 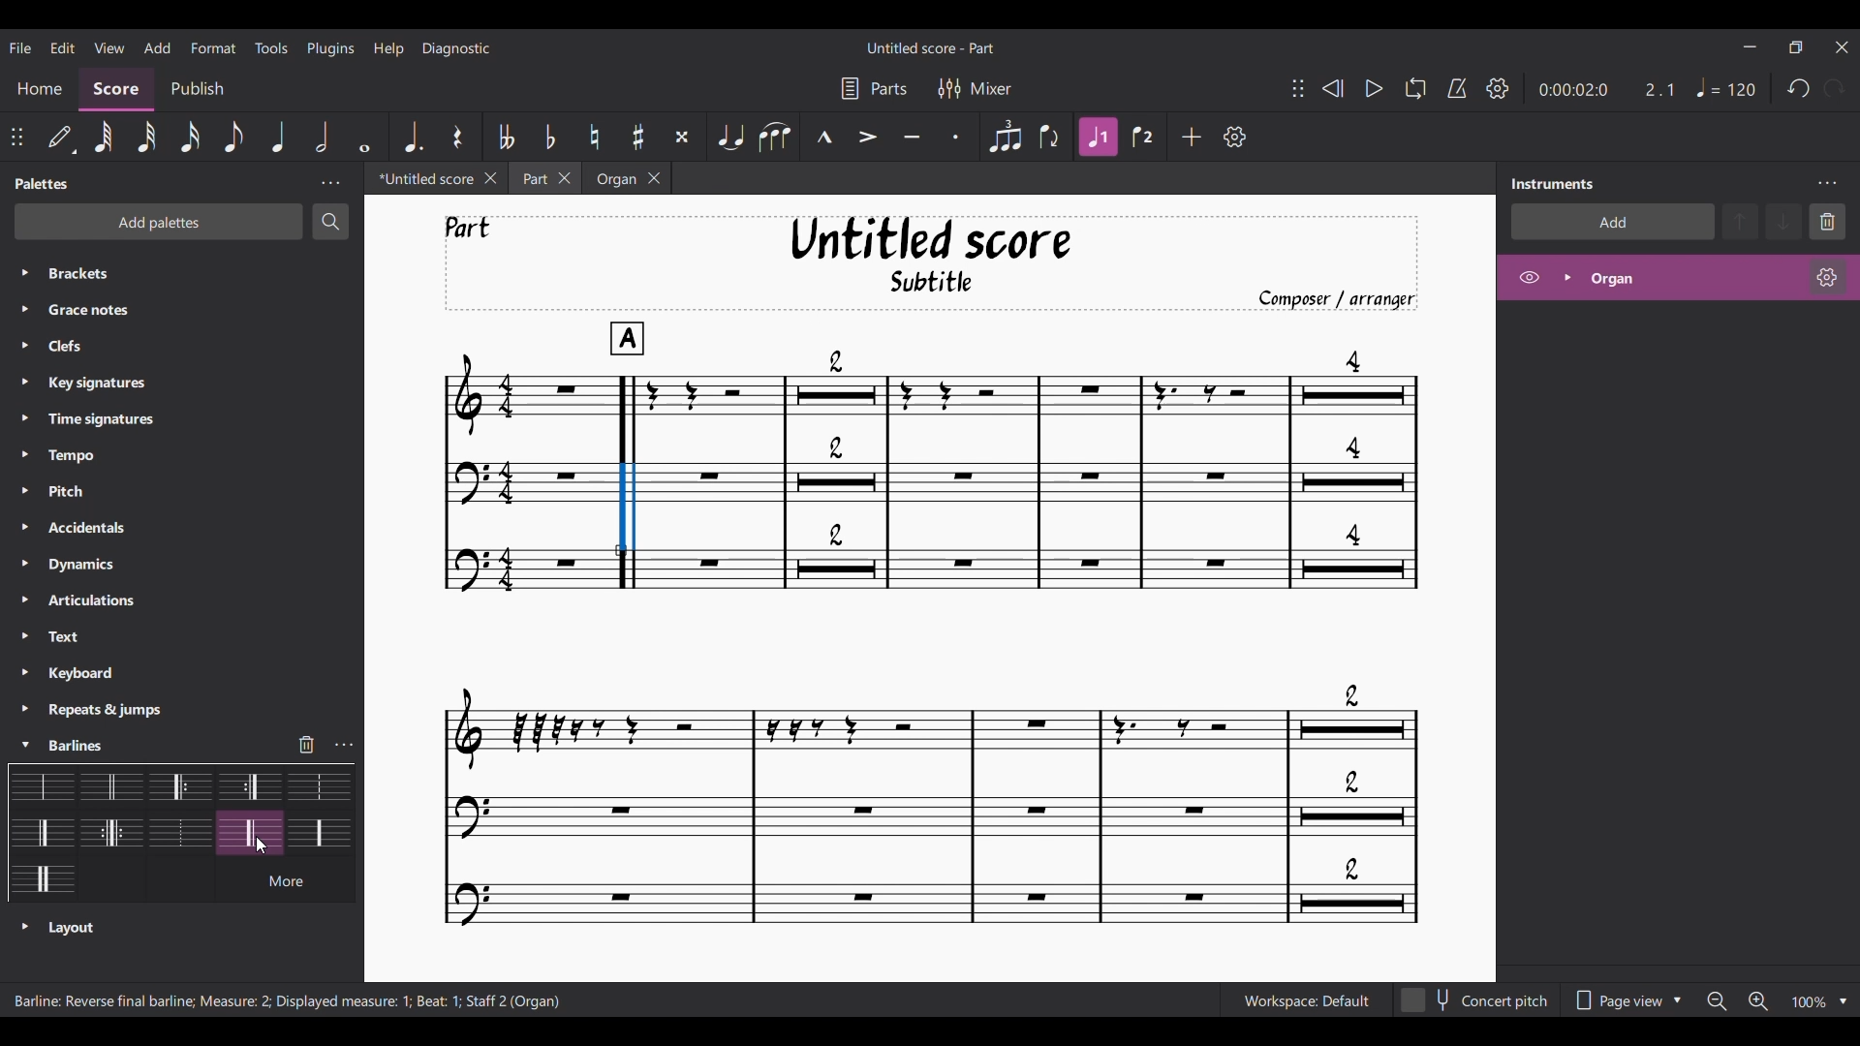 What do you see at coordinates (1843, 47) in the screenshot?
I see `Close interface` at bounding box center [1843, 47].